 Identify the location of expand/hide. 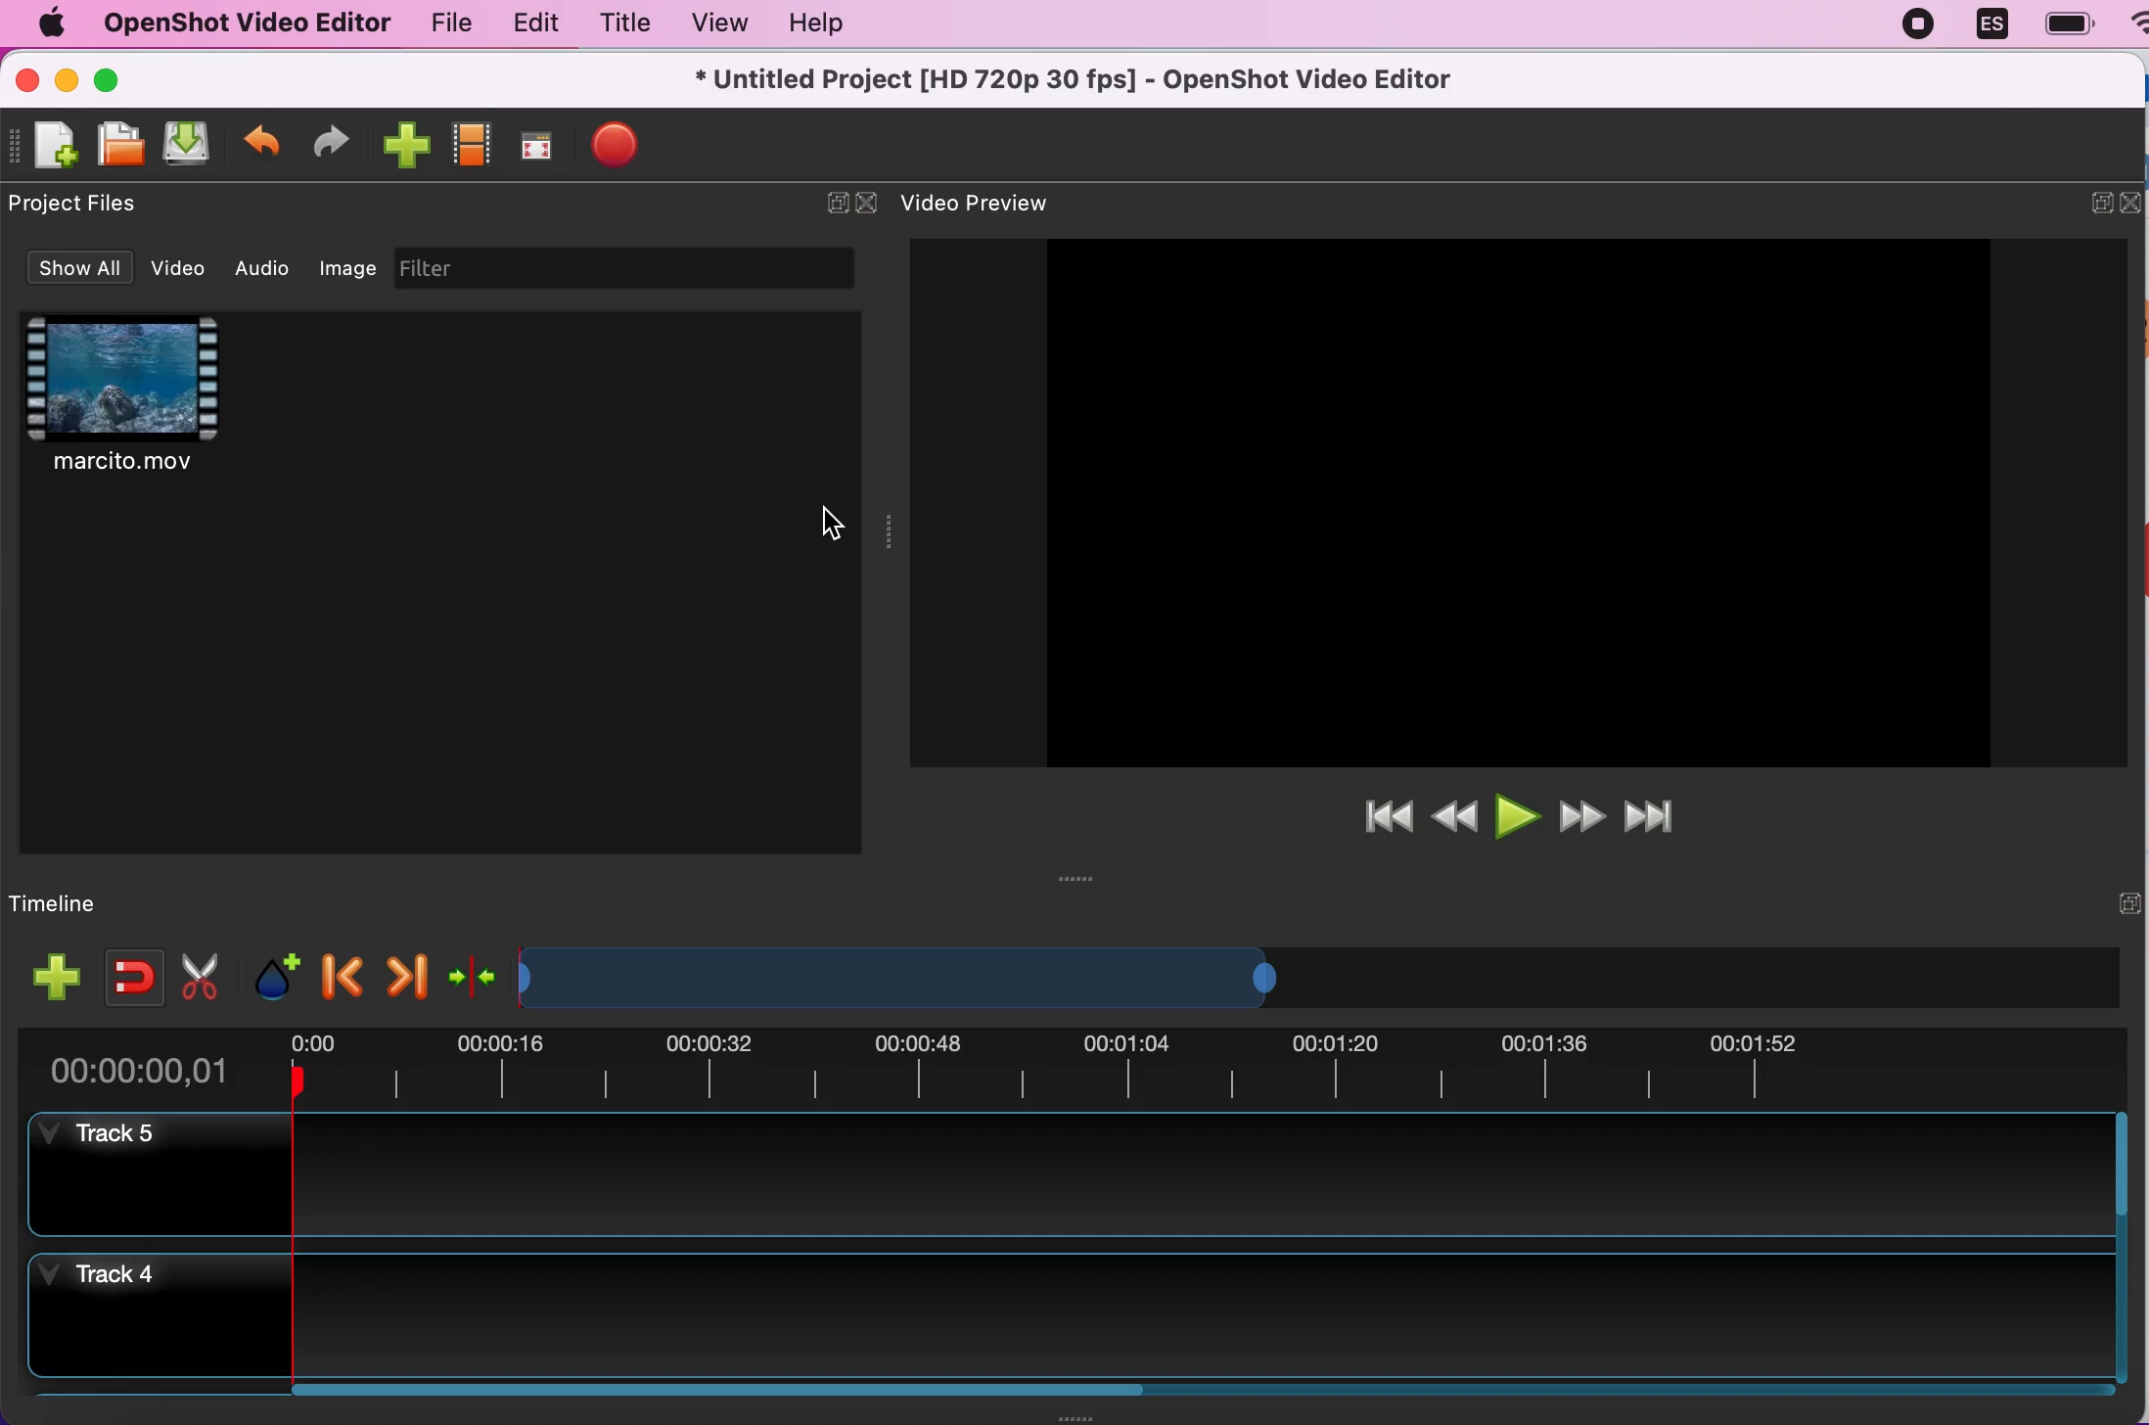
(2106, 909).